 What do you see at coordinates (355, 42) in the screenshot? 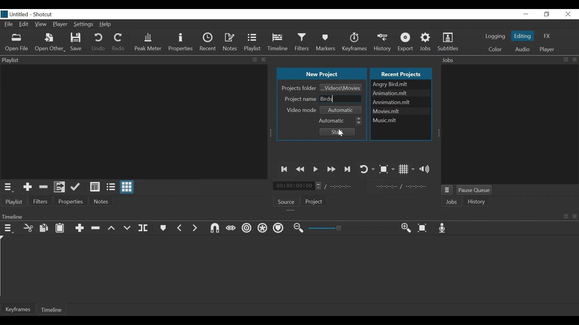
I see `Keyframe` at bounding box center [355, 42].